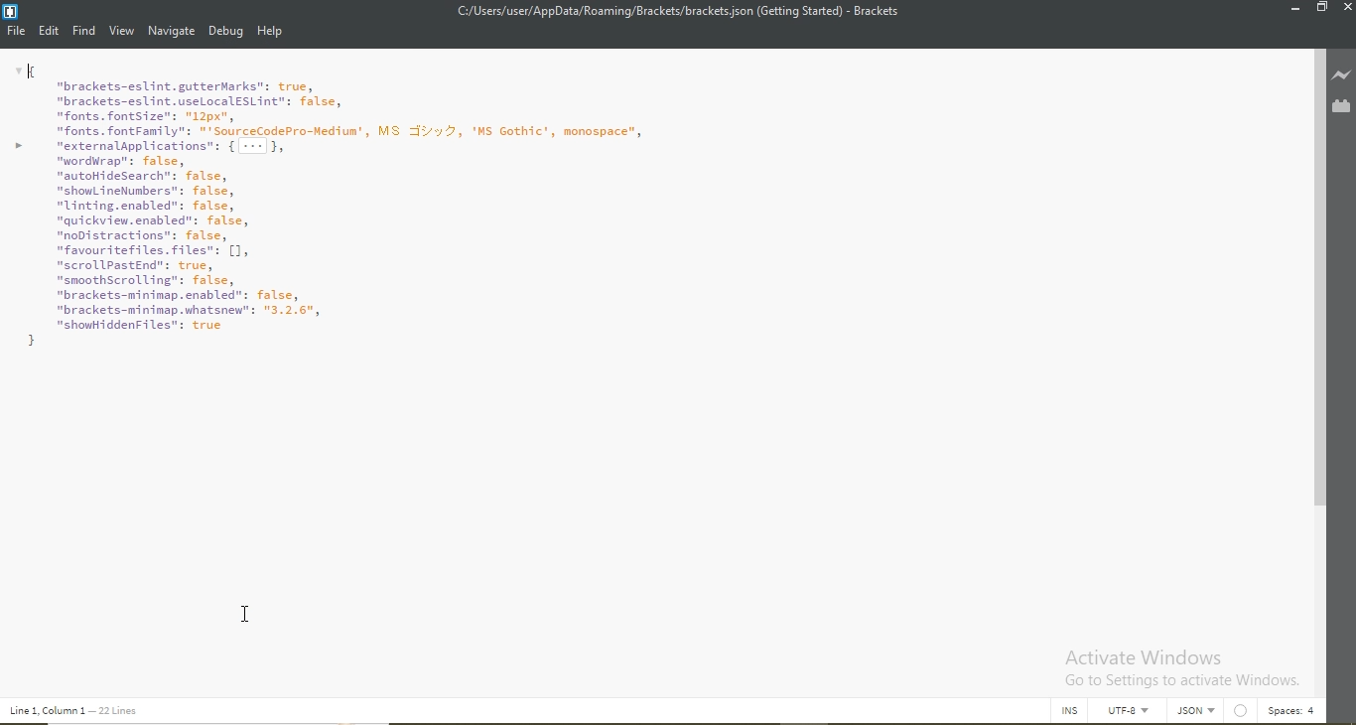 The image size is (1356, 725). What do you see at coordinates (676, 11) in the screenshot?
I see `File name` at bounding box center [676, 11].